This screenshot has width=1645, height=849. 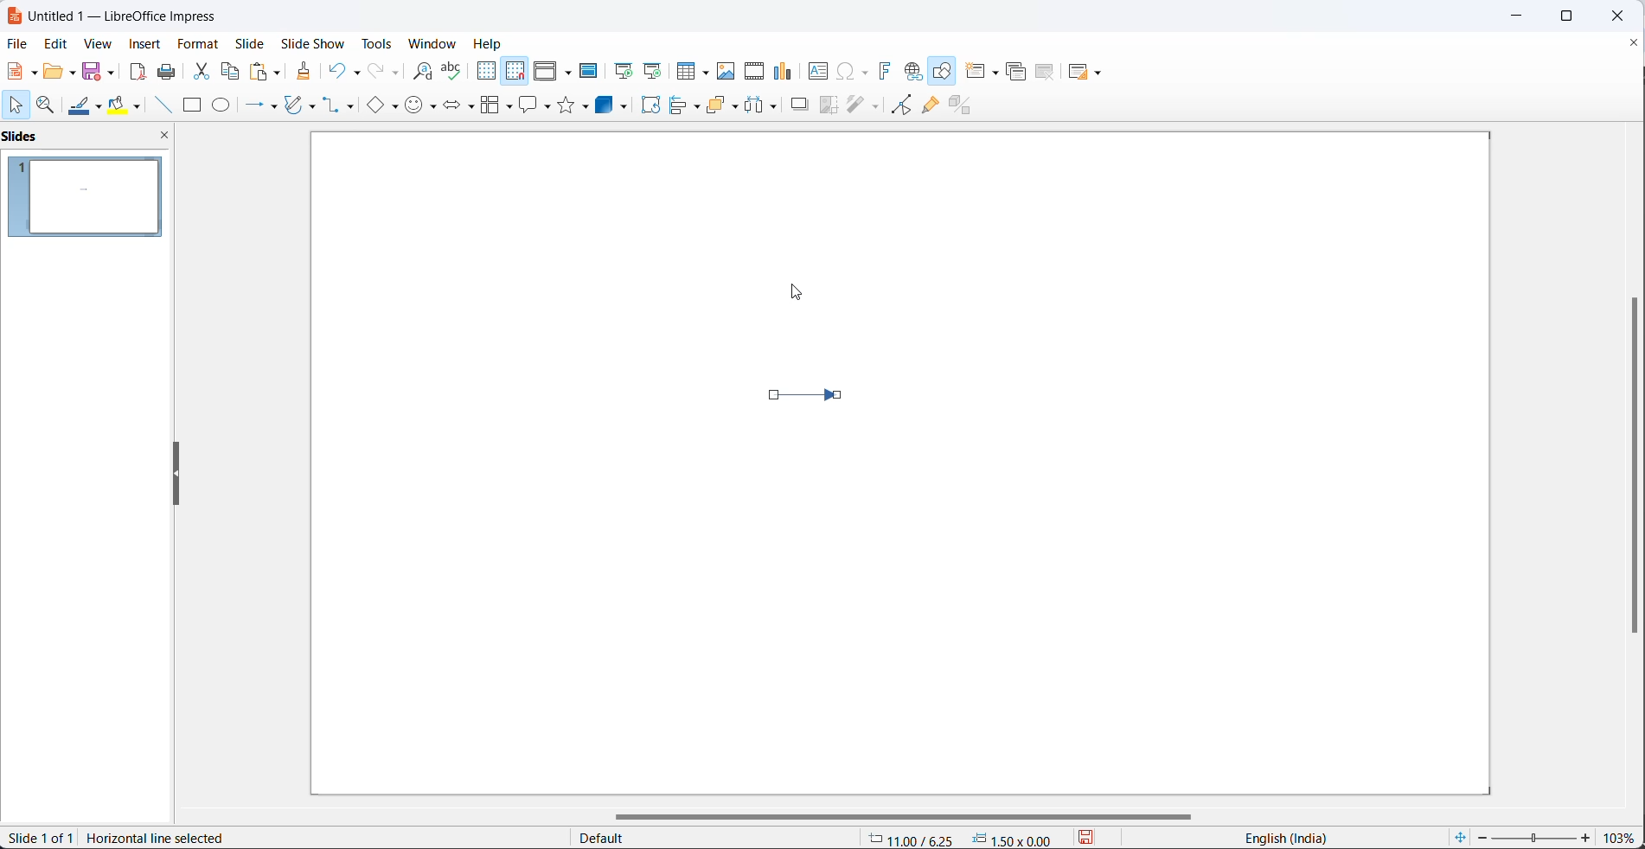 I want to click on 3d objects, so click(x=614, y=106).